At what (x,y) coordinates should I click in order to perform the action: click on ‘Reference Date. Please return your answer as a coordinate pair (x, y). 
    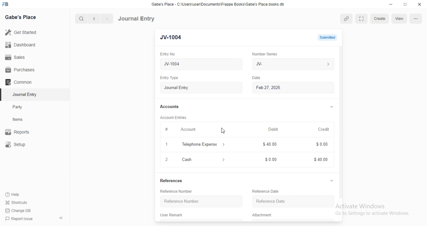
    Looking at the image, I should click on (266, 191).